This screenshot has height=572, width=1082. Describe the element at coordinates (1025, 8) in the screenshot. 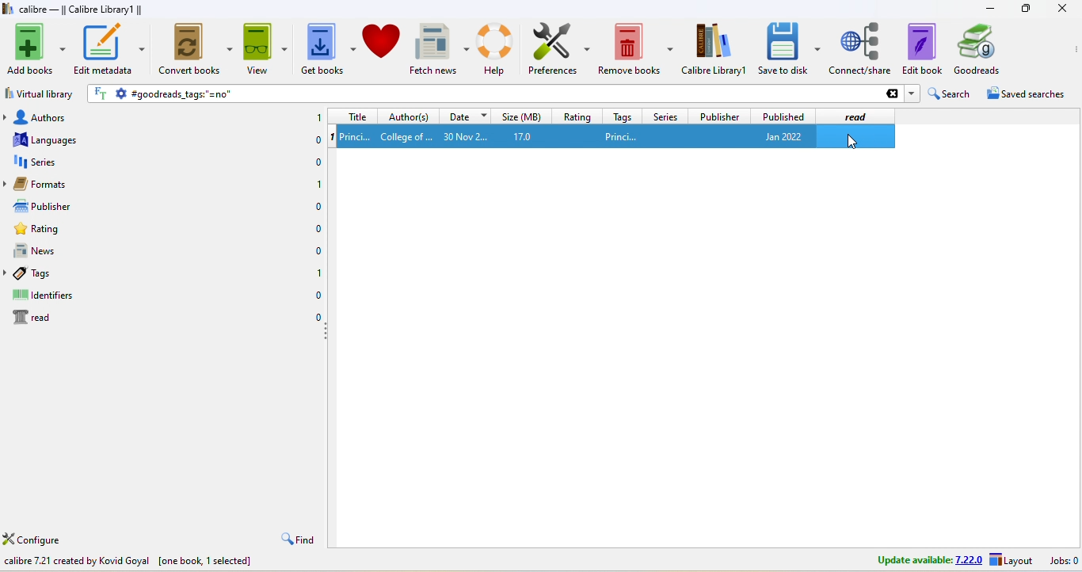

I see `resize` at that location.